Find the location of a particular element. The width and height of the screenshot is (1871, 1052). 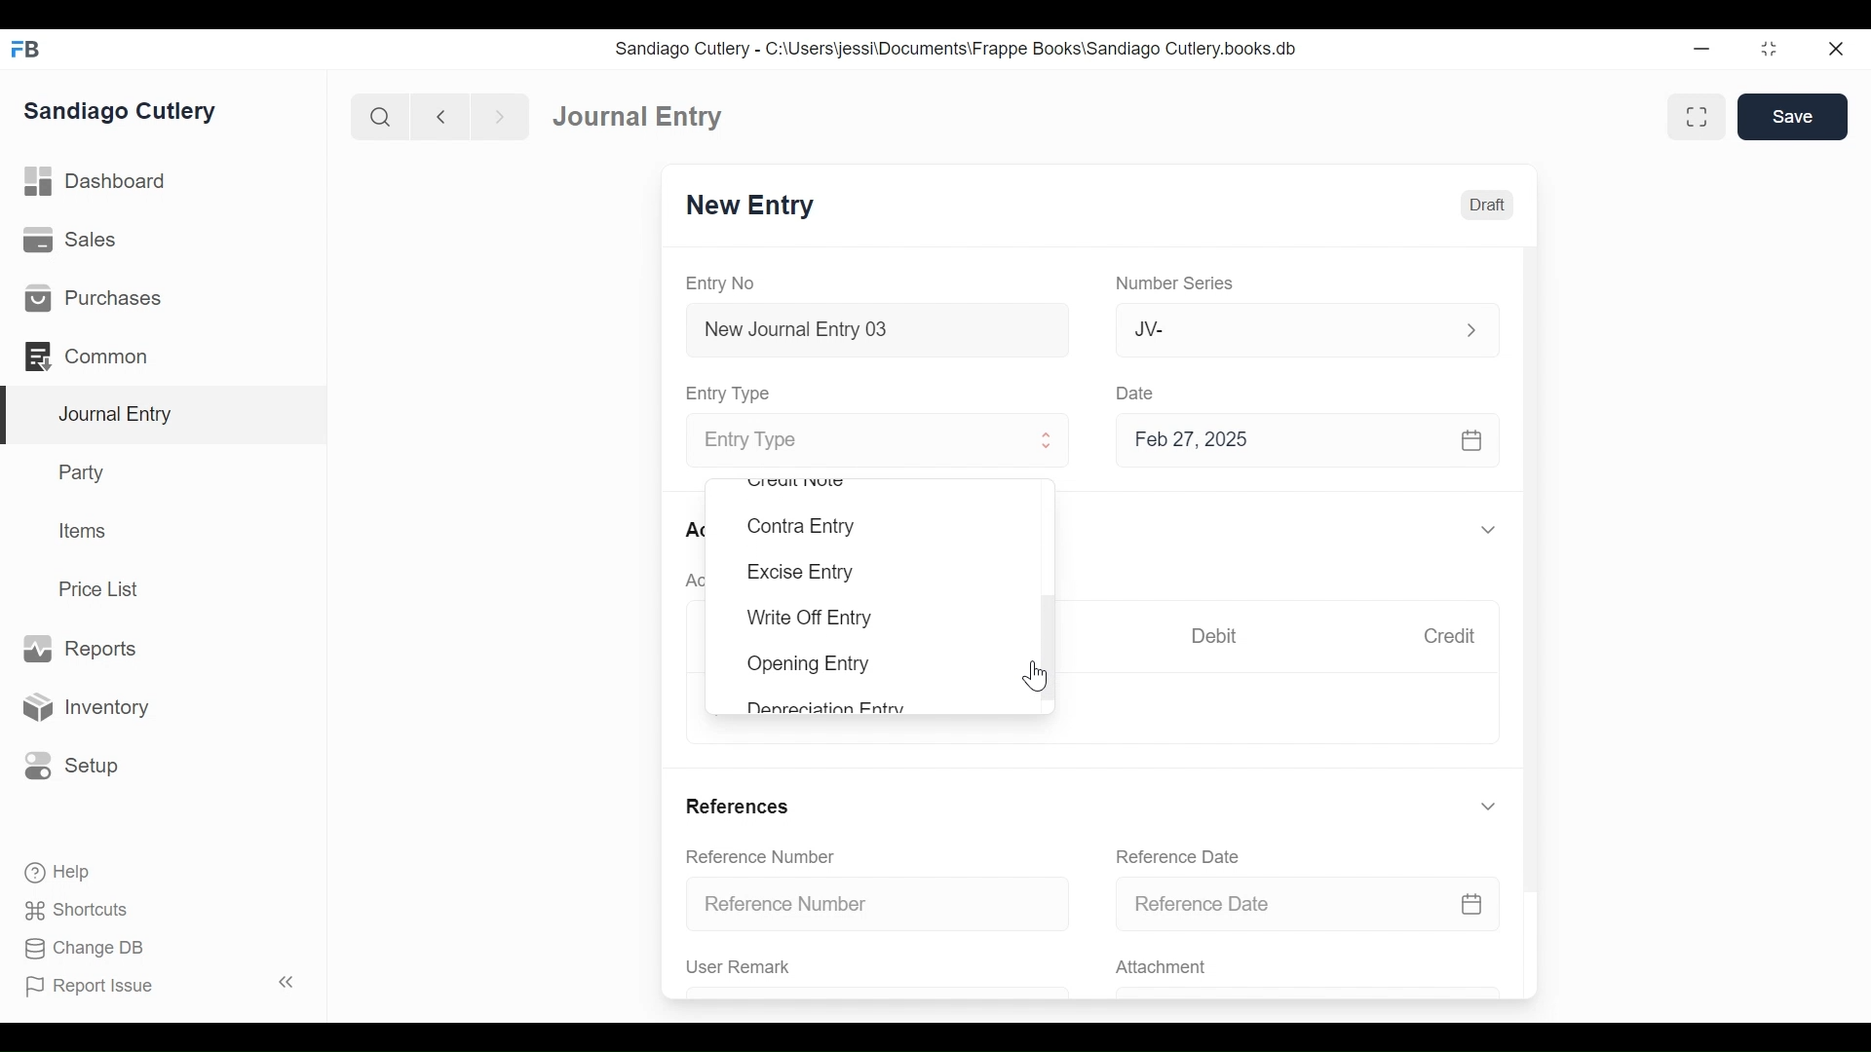

Sales is located at coordinates (70, 239).